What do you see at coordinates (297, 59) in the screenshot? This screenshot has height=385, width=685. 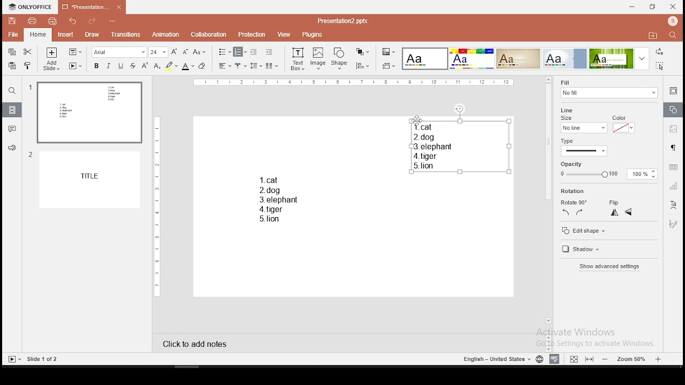 I see `text box` at bounding box center [297, 59].